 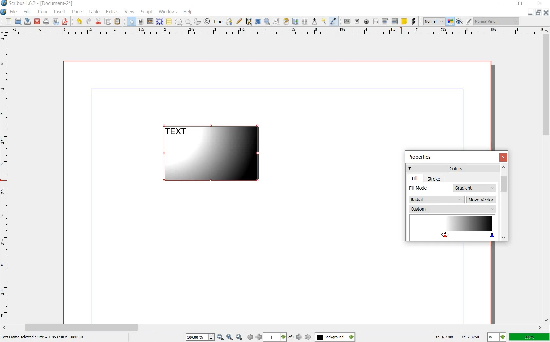 What do you see at coordinates (95, 13) in the screenshot?
I see `table` at bounding box center [95, 13].